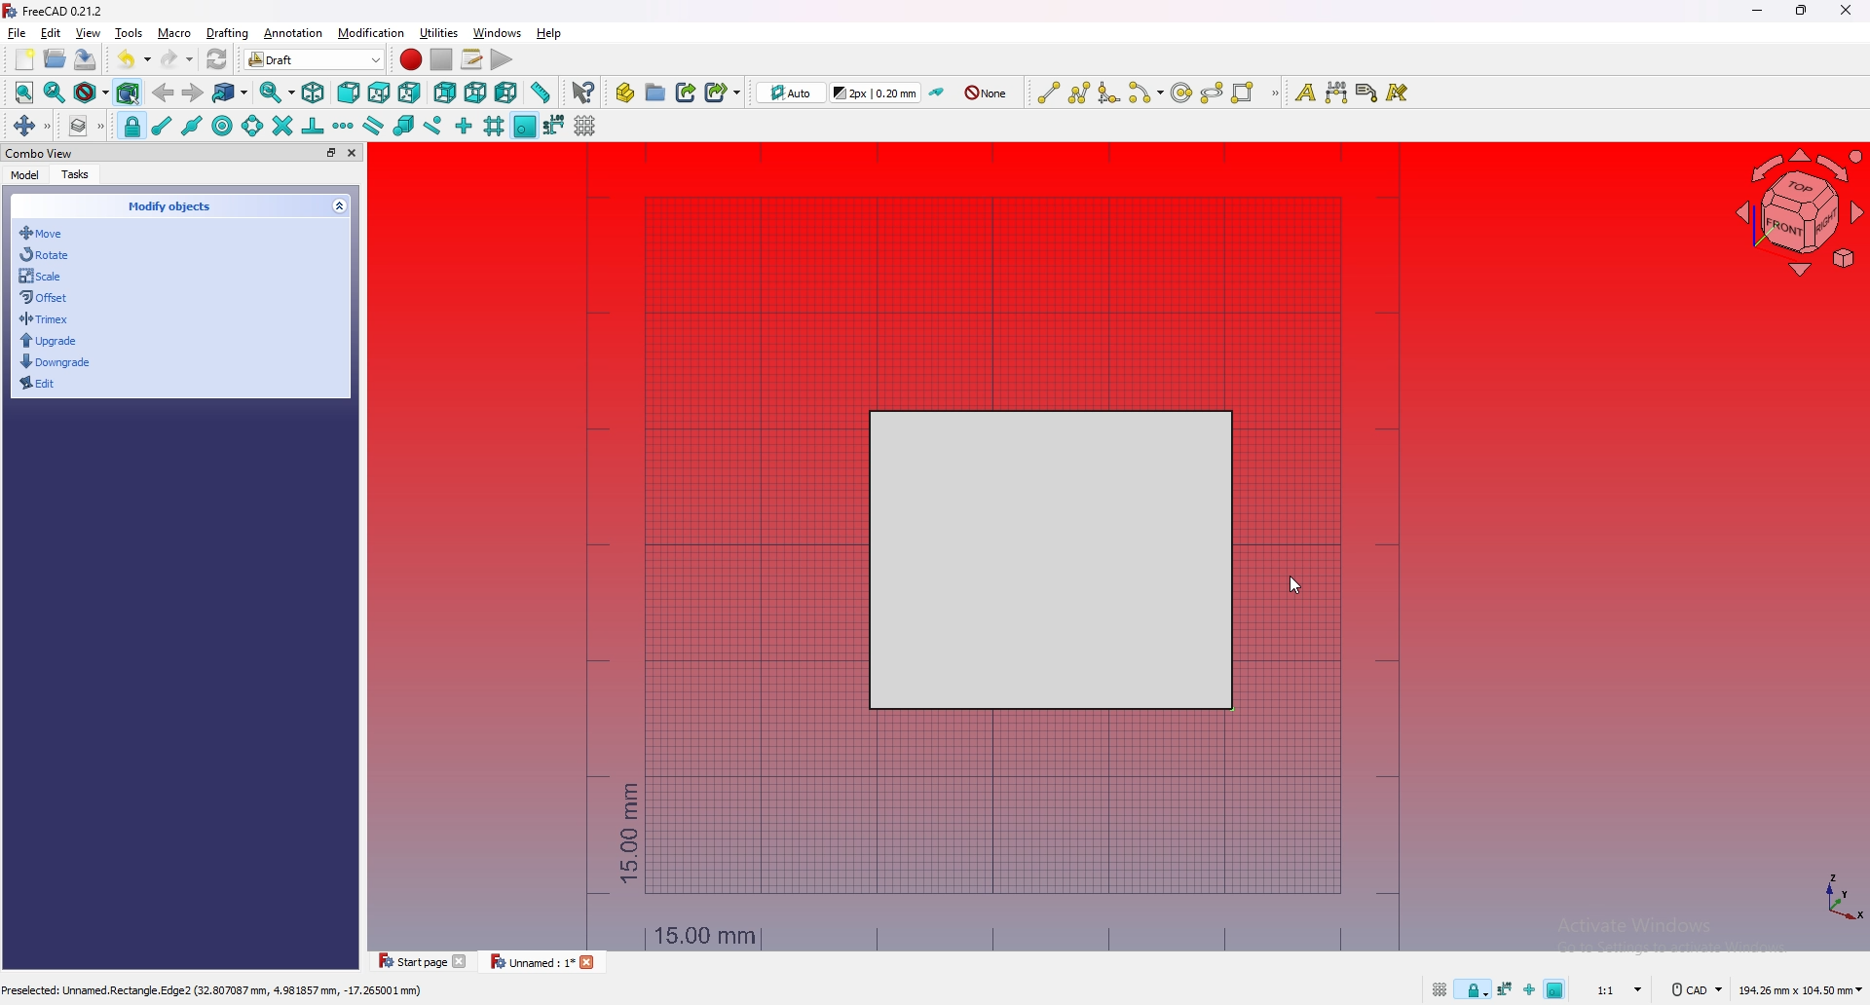 This screenshot has width=1870, height=1005. What do you see at coordinates (192, 126) in the screenshot?
I see `snap midpoint` at bounding box center [192, 126].